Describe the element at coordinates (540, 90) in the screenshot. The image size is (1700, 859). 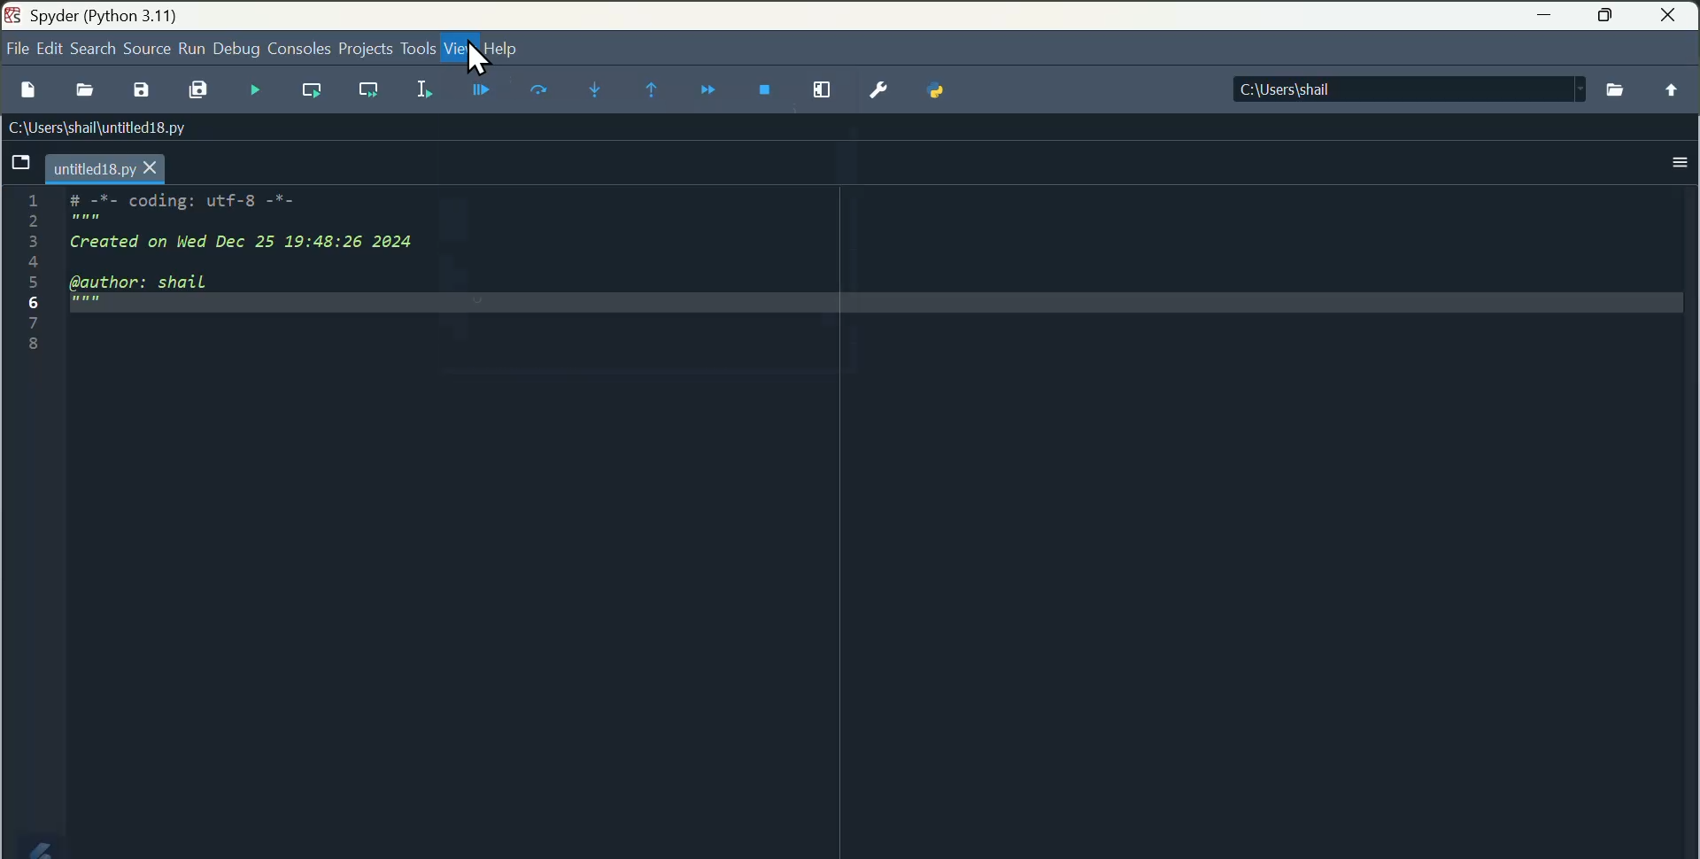
I see `Run current line` at that location.